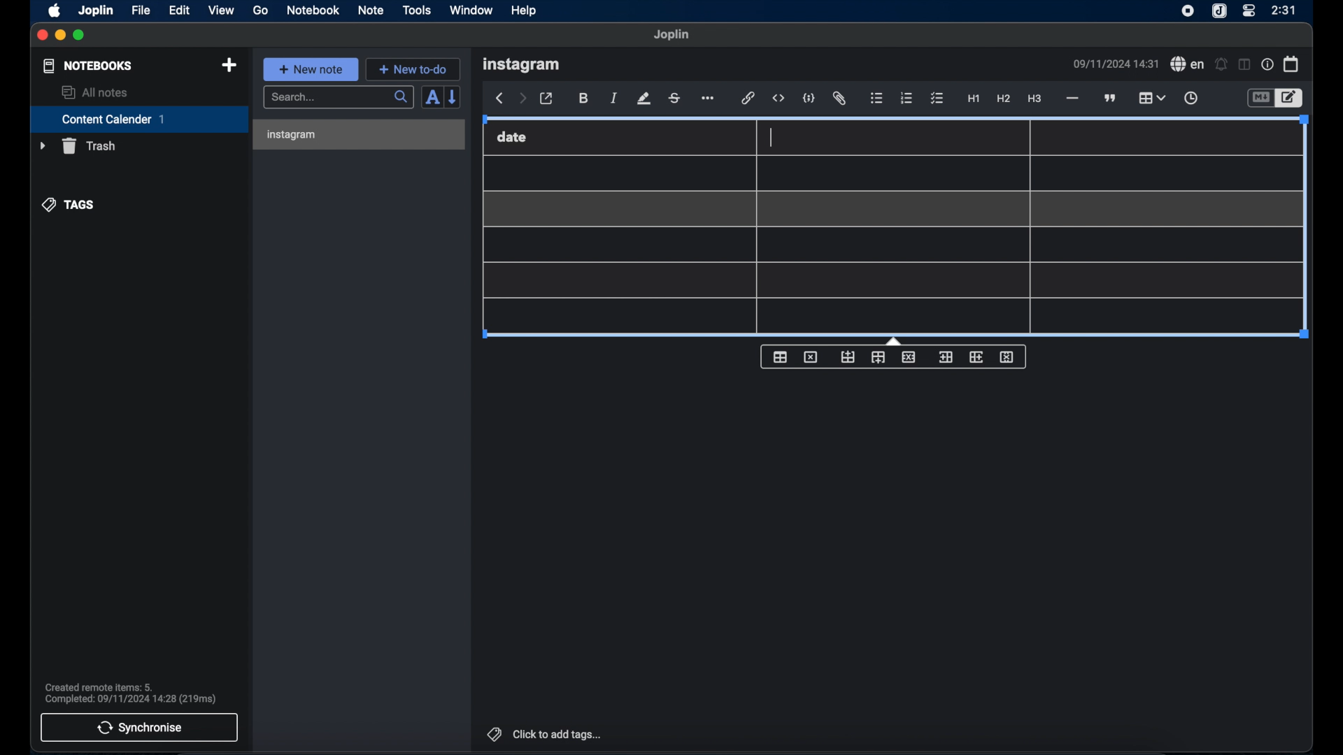  I want to click on trash, so click(78, 146).